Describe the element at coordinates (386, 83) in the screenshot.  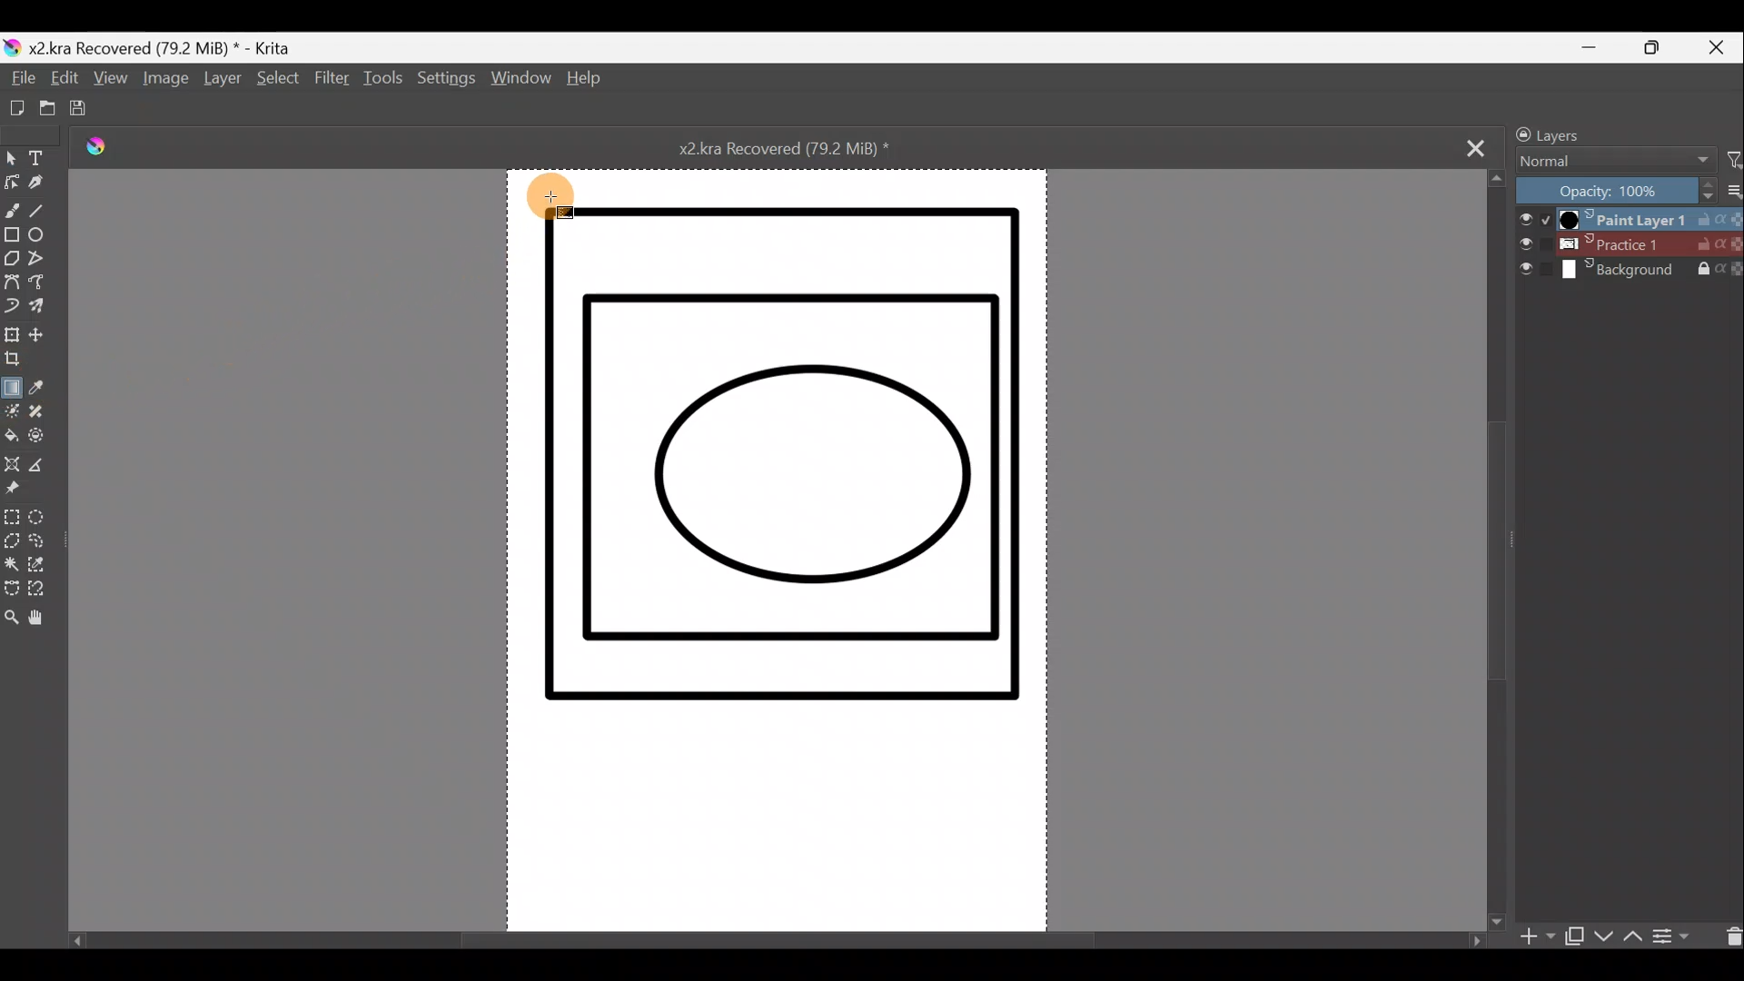
I see `Tools` at that location.